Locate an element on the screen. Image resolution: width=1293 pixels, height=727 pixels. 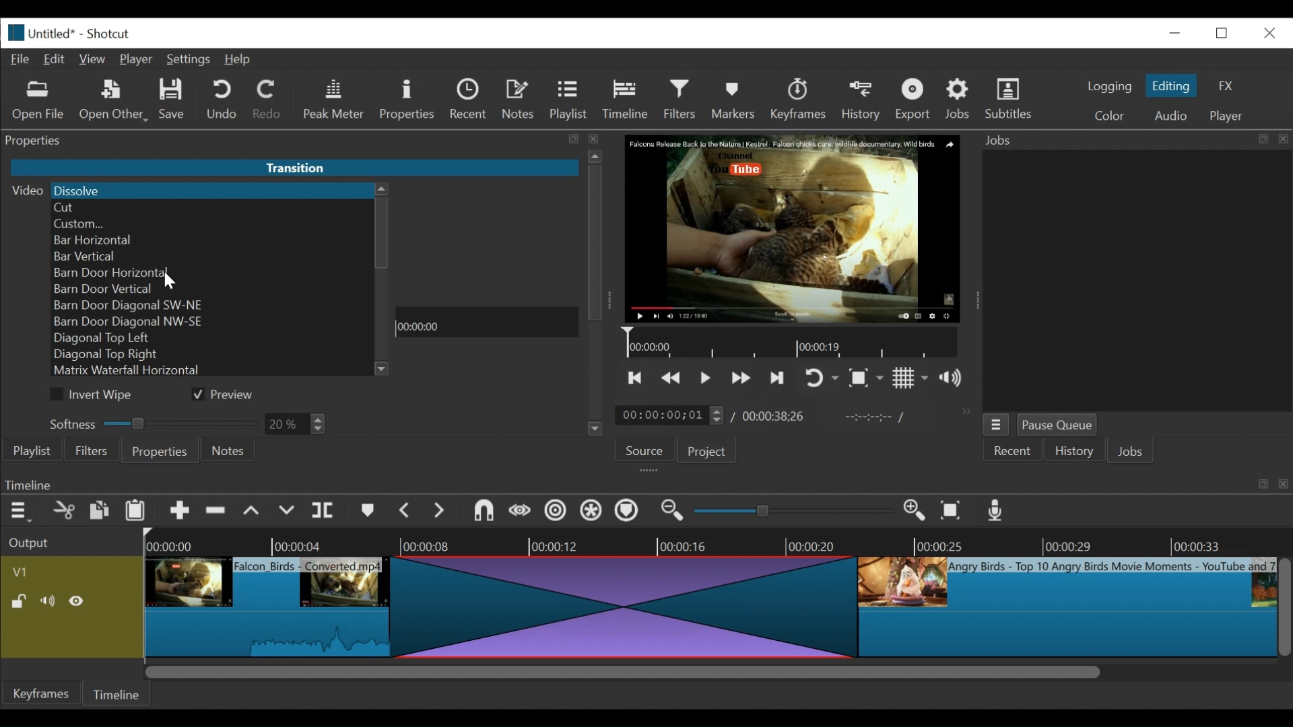
Dissolve is located at coordinates (211, 190).